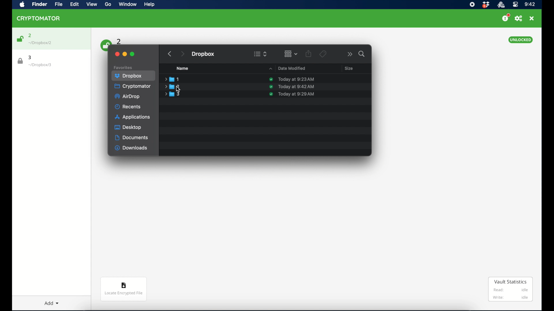 The width and height of the screenshot is (554, 311). I want to click on dropbox, so click(128, 76).